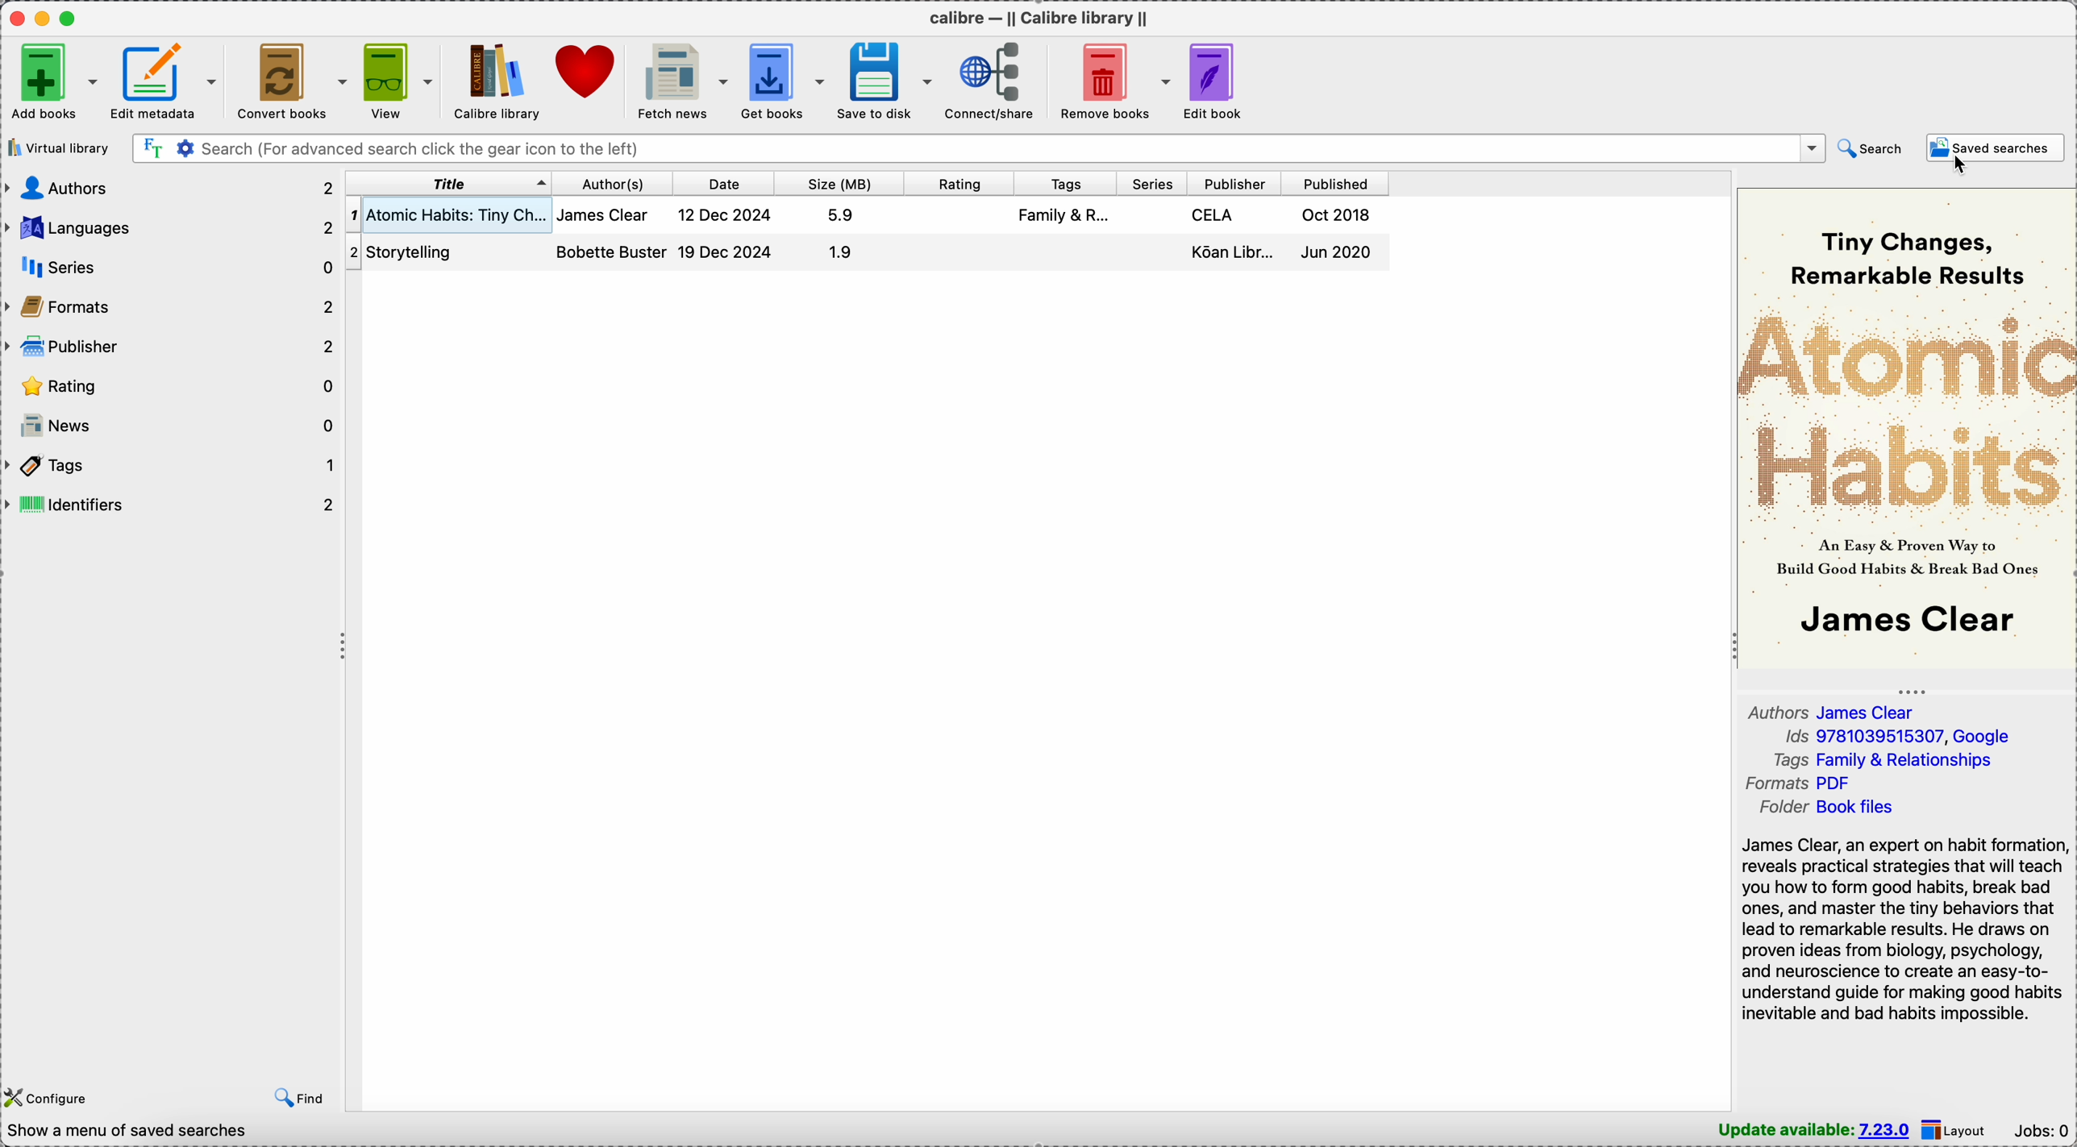  I want to click on Ids: 97810395153985307, google, so click(1896, 738).